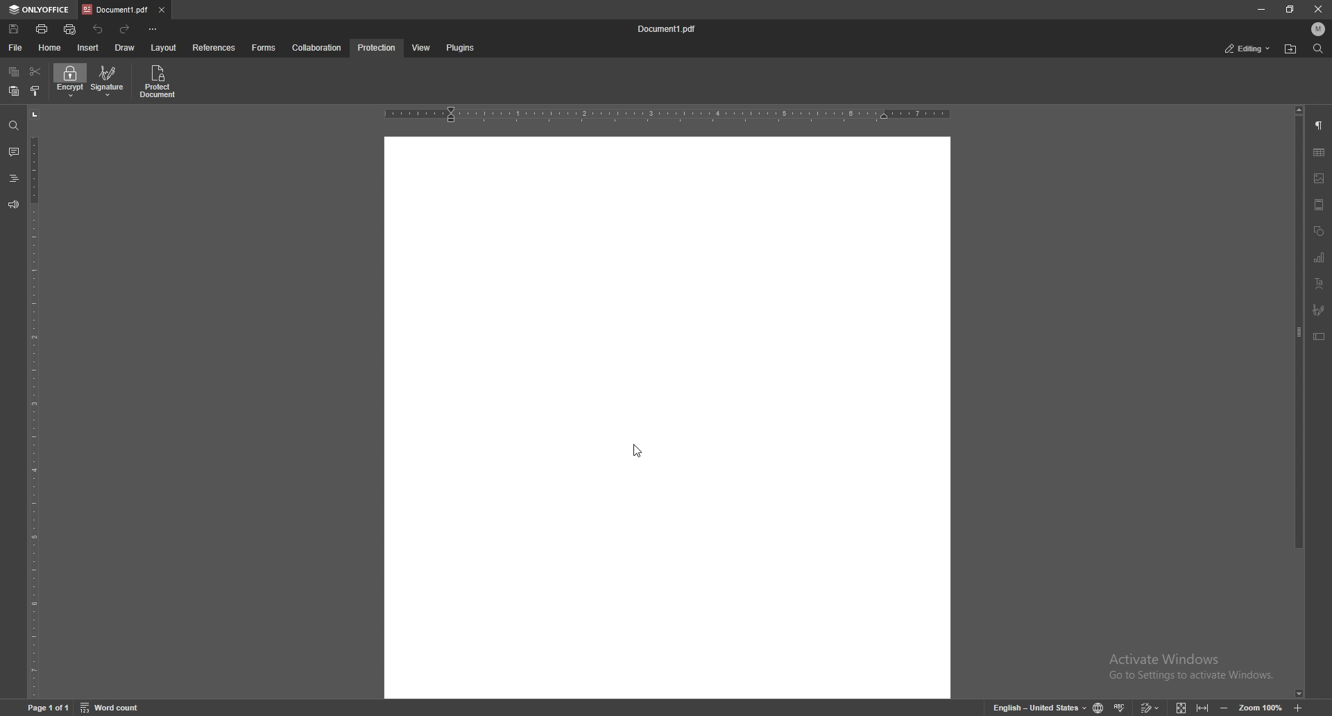  I want to click on fit to width, so click(1203, 706).